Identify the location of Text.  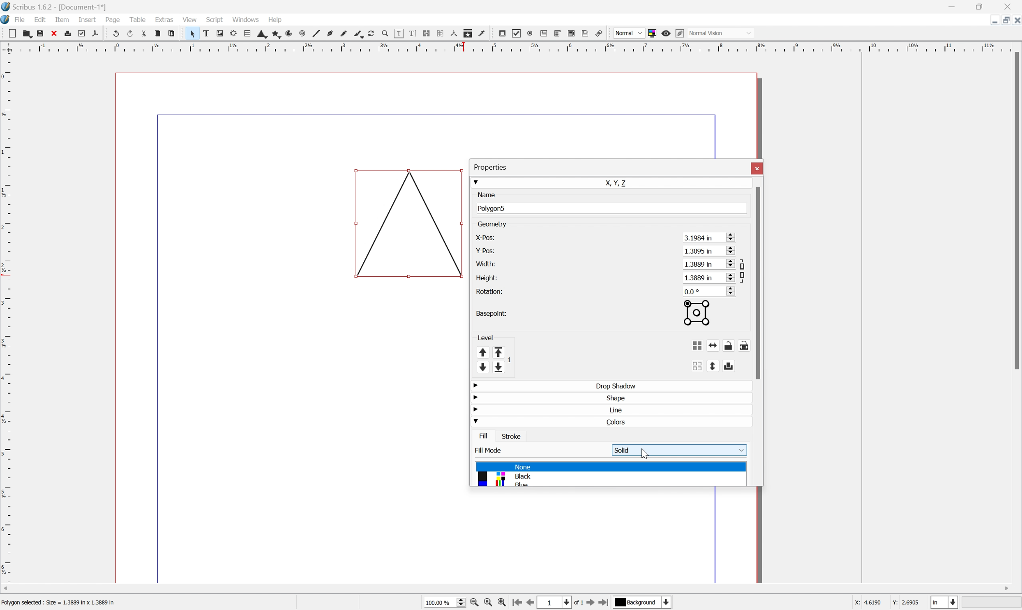
(62, 601).